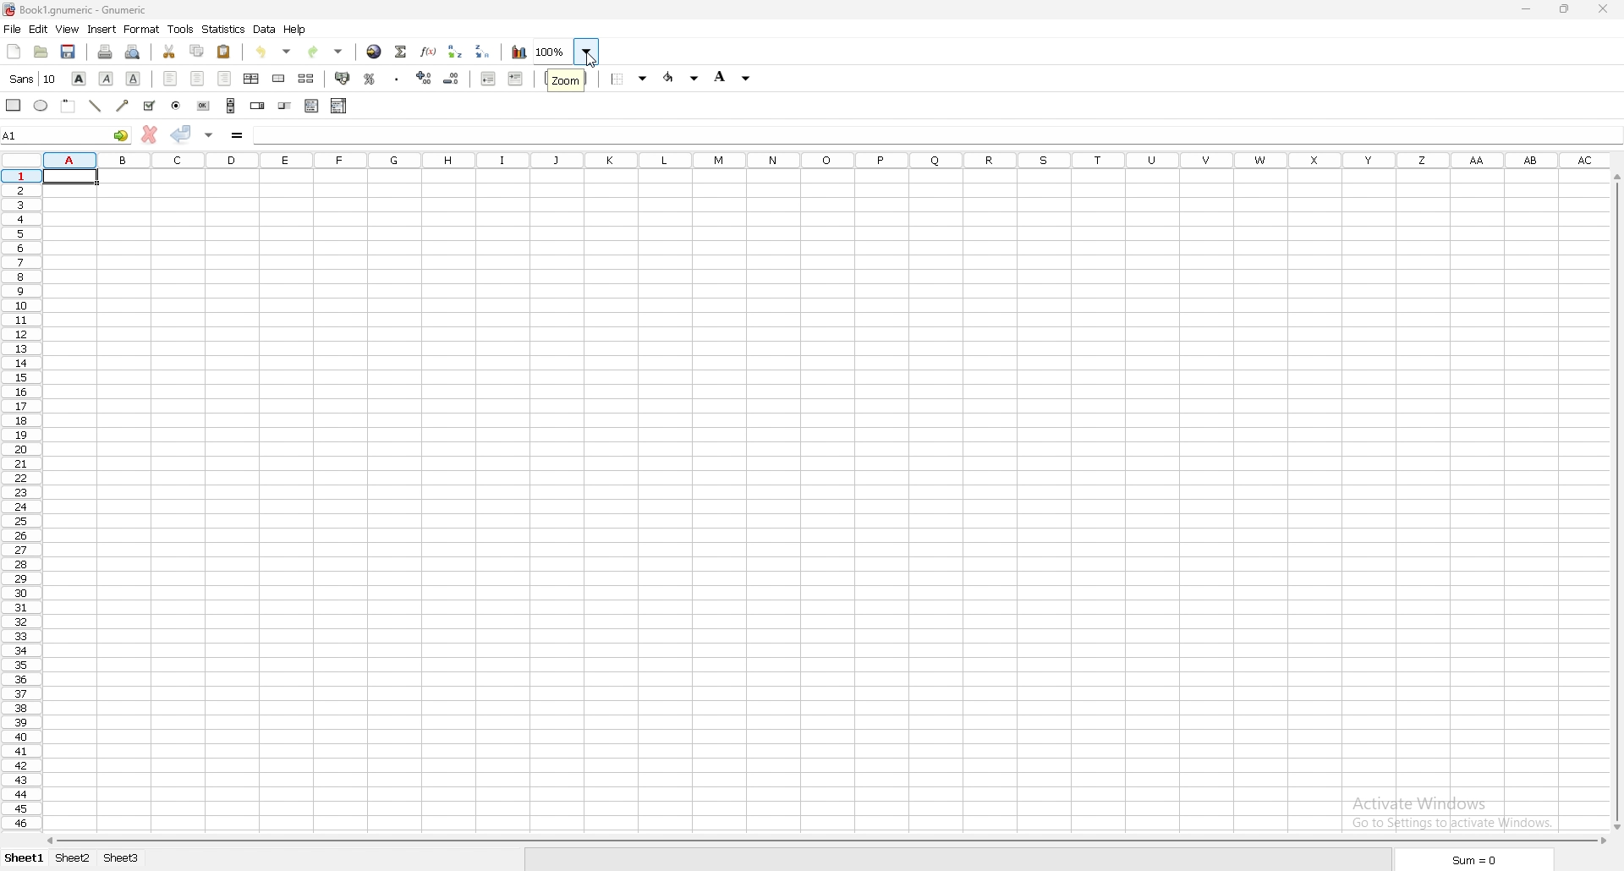 The height and width of the screenshot is (871, 1624). Describe the element at coordinates (1604, 9) in the screenshot. I see `close` at that location.